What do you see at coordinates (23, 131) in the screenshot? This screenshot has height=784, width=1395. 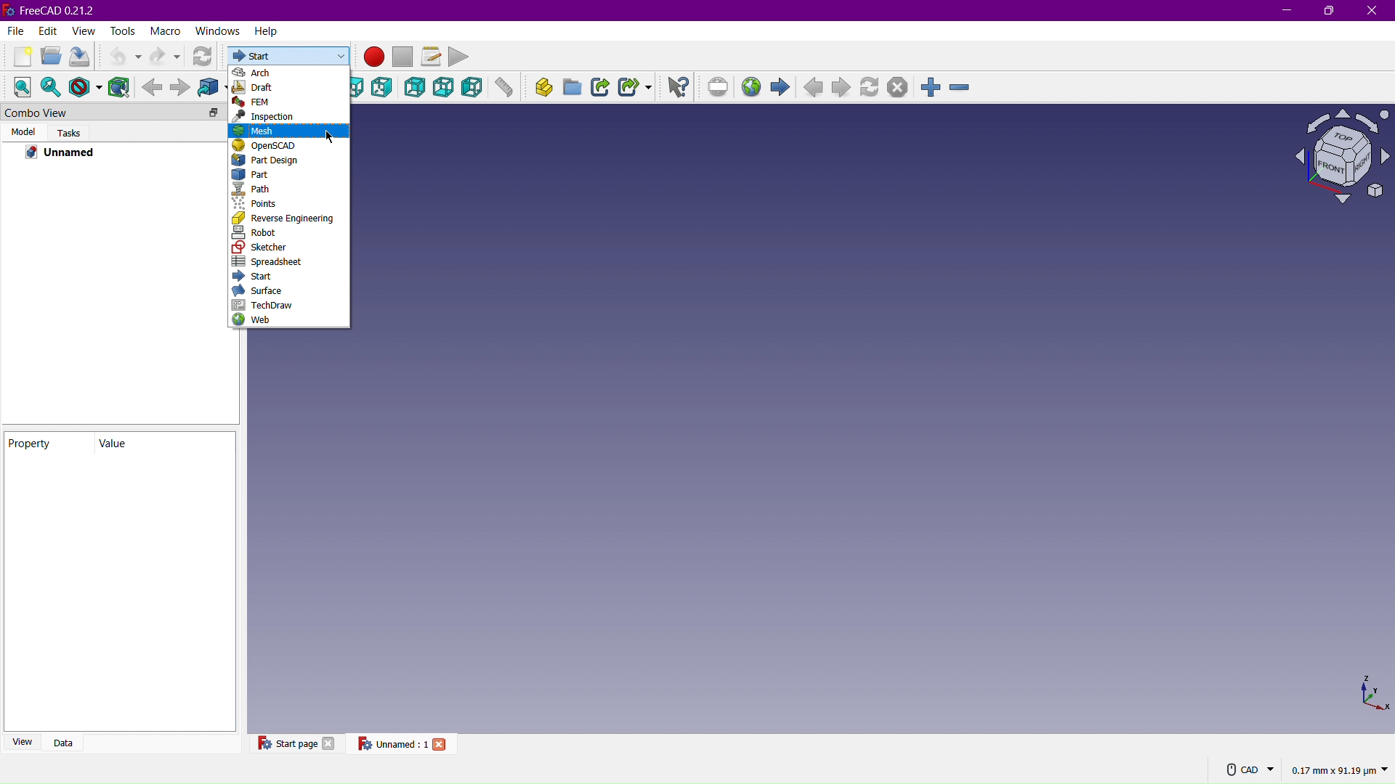 I see `Model` at bounding box center [23, 131].